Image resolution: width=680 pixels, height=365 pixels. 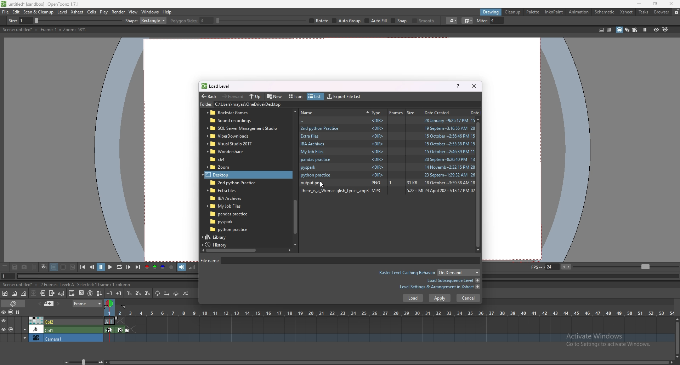 I want to click on timeline, so click(x=389, y=330).